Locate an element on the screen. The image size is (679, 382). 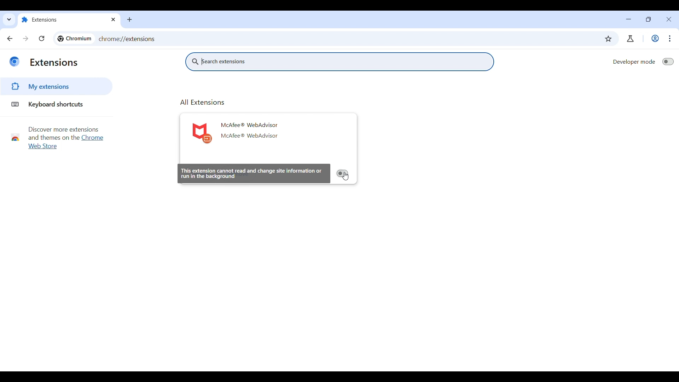
Toggle on to activate extension is located at coordinates (343, 173).